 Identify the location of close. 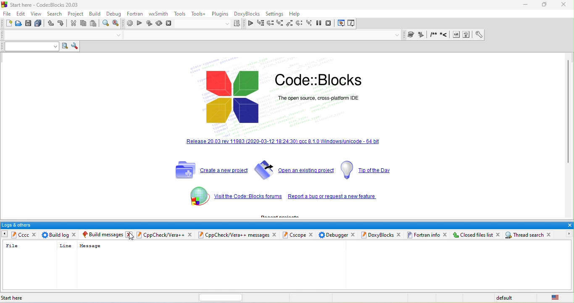
(354, 235).